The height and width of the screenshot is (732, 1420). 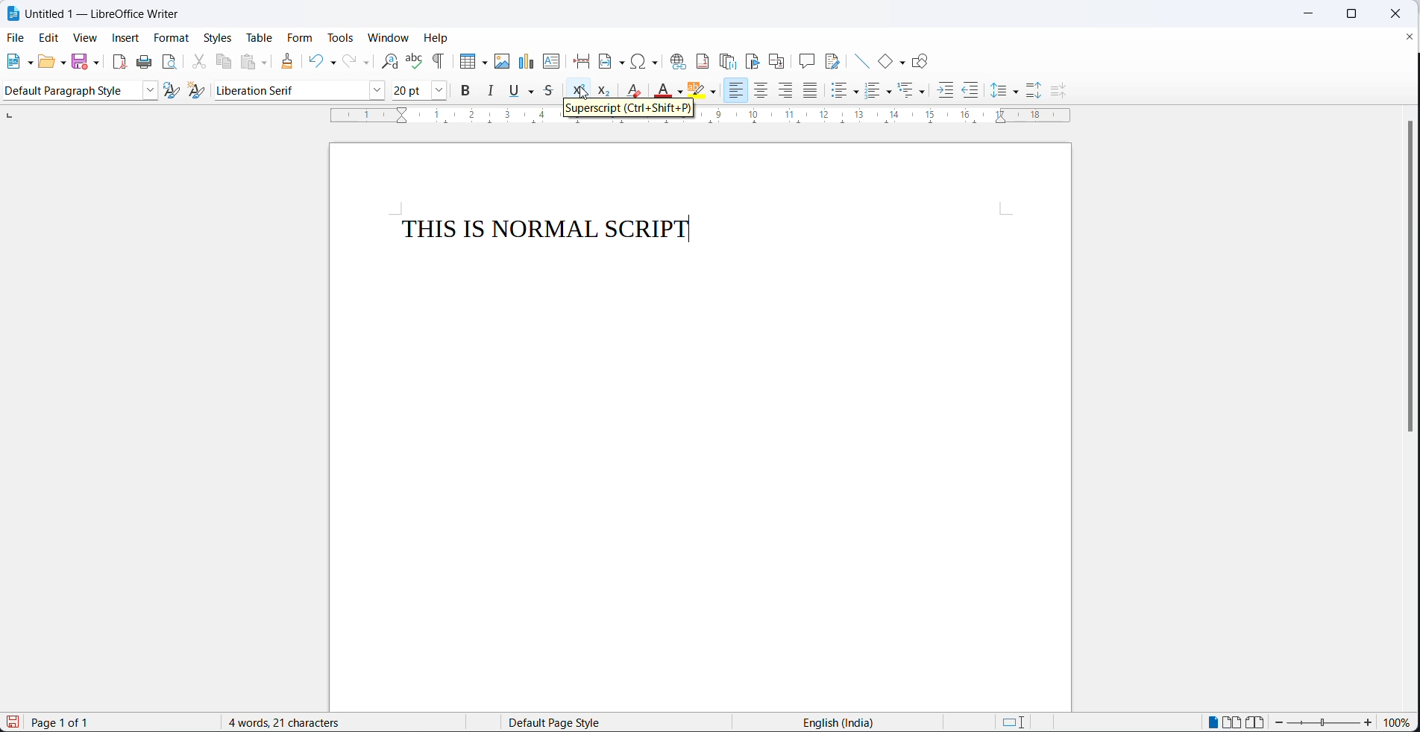 What do you see at coordinates (873, 90) in the screenshot?
I see `toggle ordered list` at bounding box center [873, 90].